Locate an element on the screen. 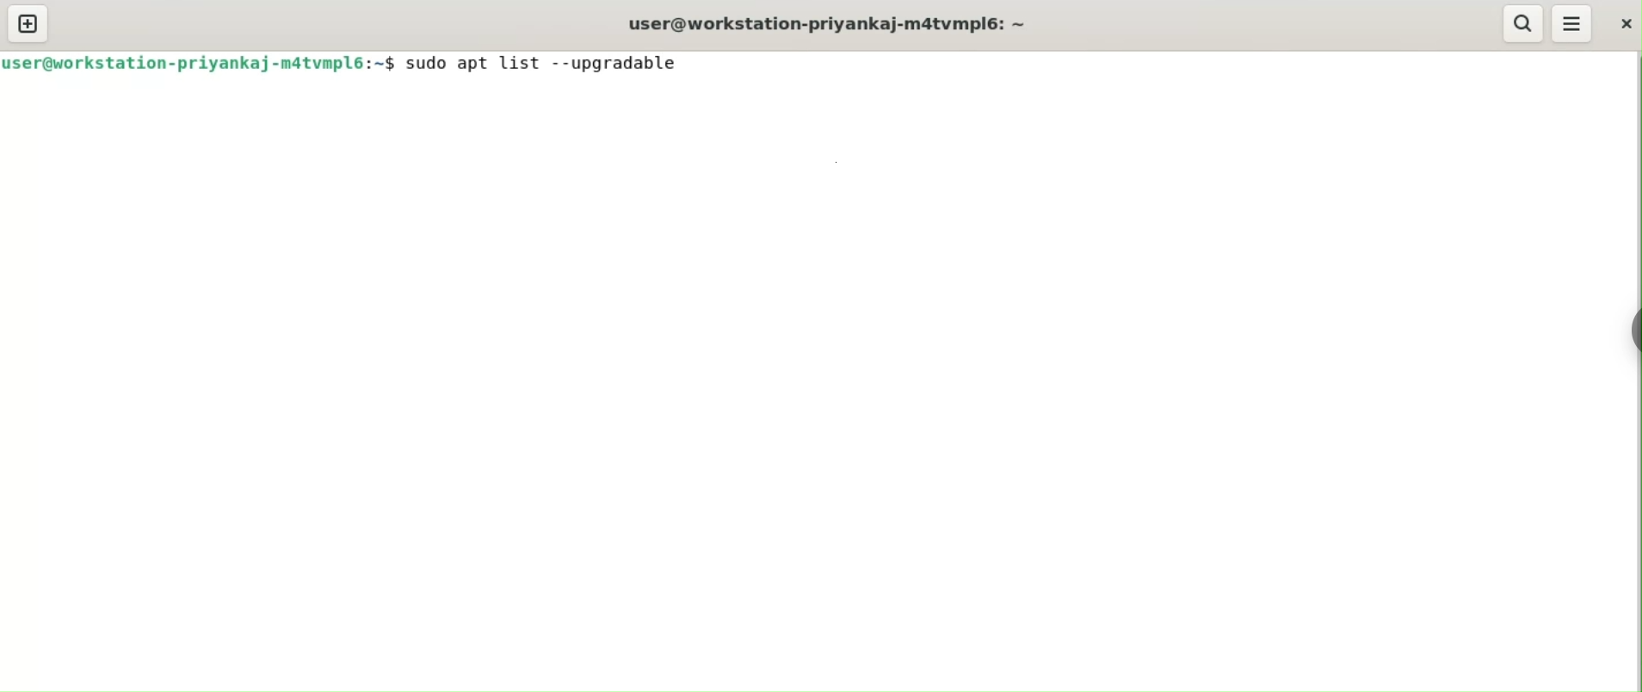 The height and width of the screenshot is (692, 1642). sudo apt list --upgradable is located at coordinates (558, 65).